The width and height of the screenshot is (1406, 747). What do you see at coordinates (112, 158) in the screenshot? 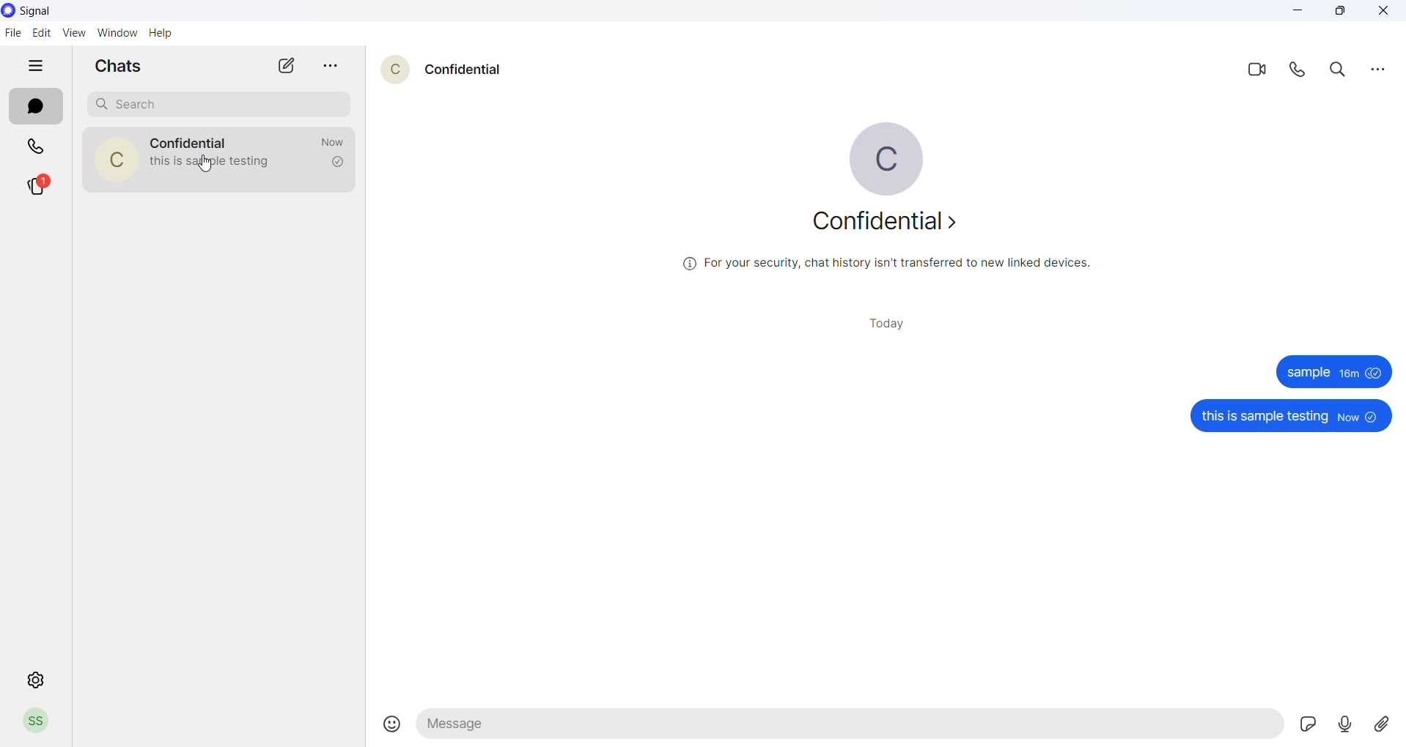
I see `C` at bounding box center [112, 158].